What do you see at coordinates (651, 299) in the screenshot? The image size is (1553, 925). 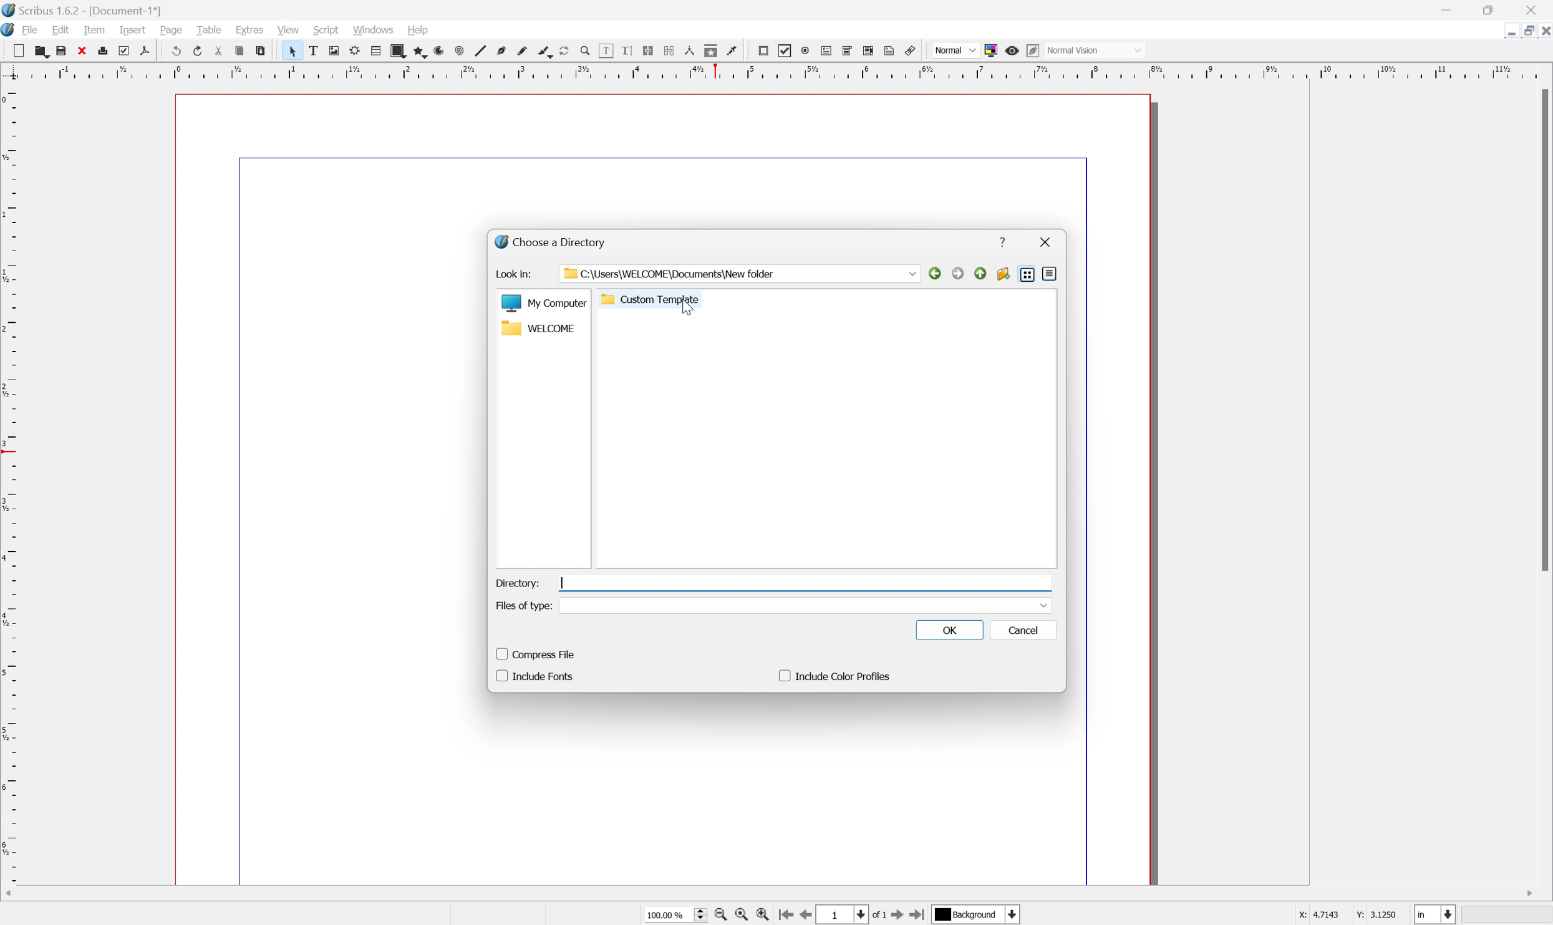 I see `custom template` at bounding box center [651, 299].